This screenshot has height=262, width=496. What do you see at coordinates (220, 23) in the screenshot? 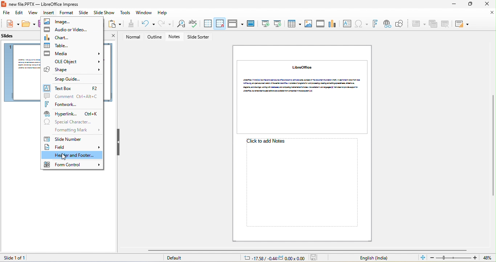
I see `snap to grid` at bounding box center [220, 23].